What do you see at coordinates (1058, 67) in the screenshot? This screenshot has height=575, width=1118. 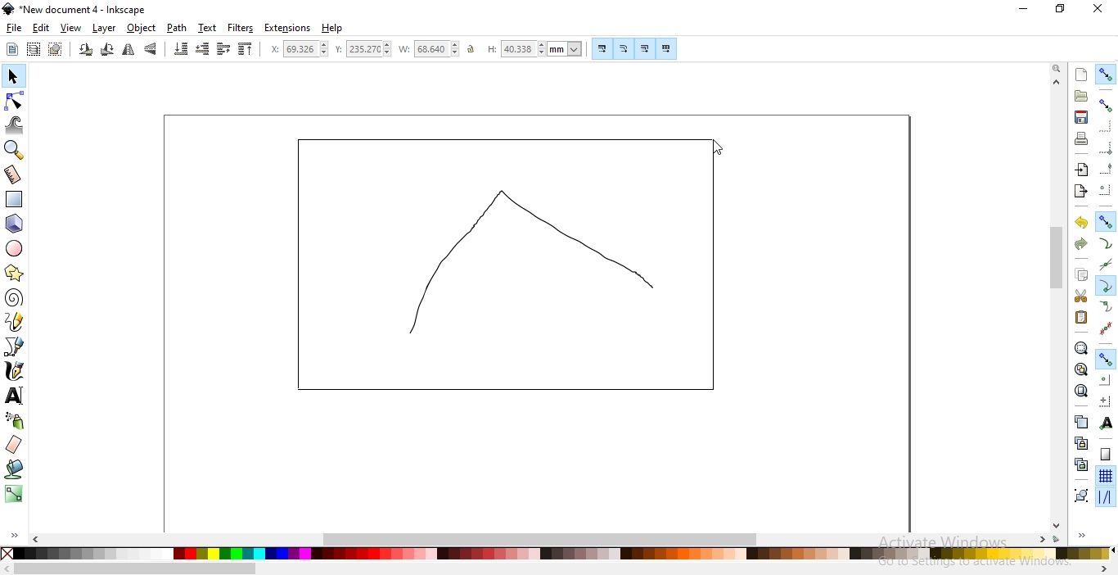 I see `zoom` at bounding box center [1058, 67].